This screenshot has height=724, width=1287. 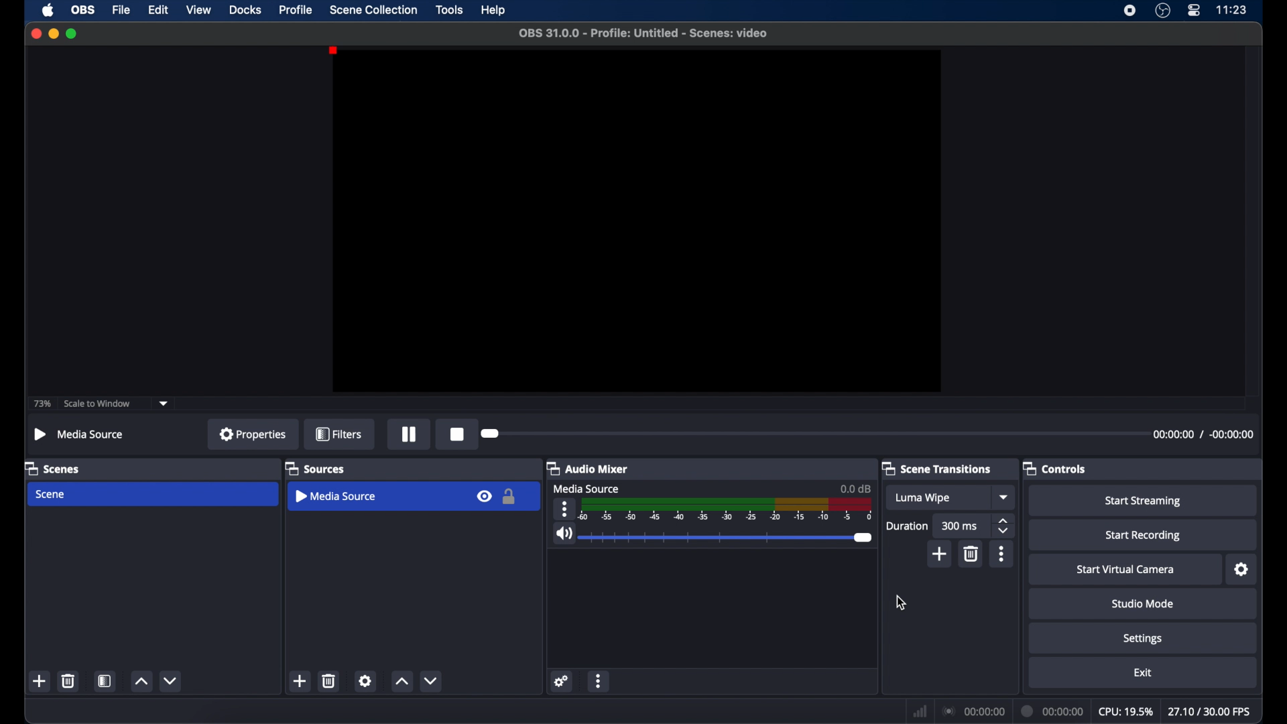 I want to click on scene collection, so click(x=373, y=9).